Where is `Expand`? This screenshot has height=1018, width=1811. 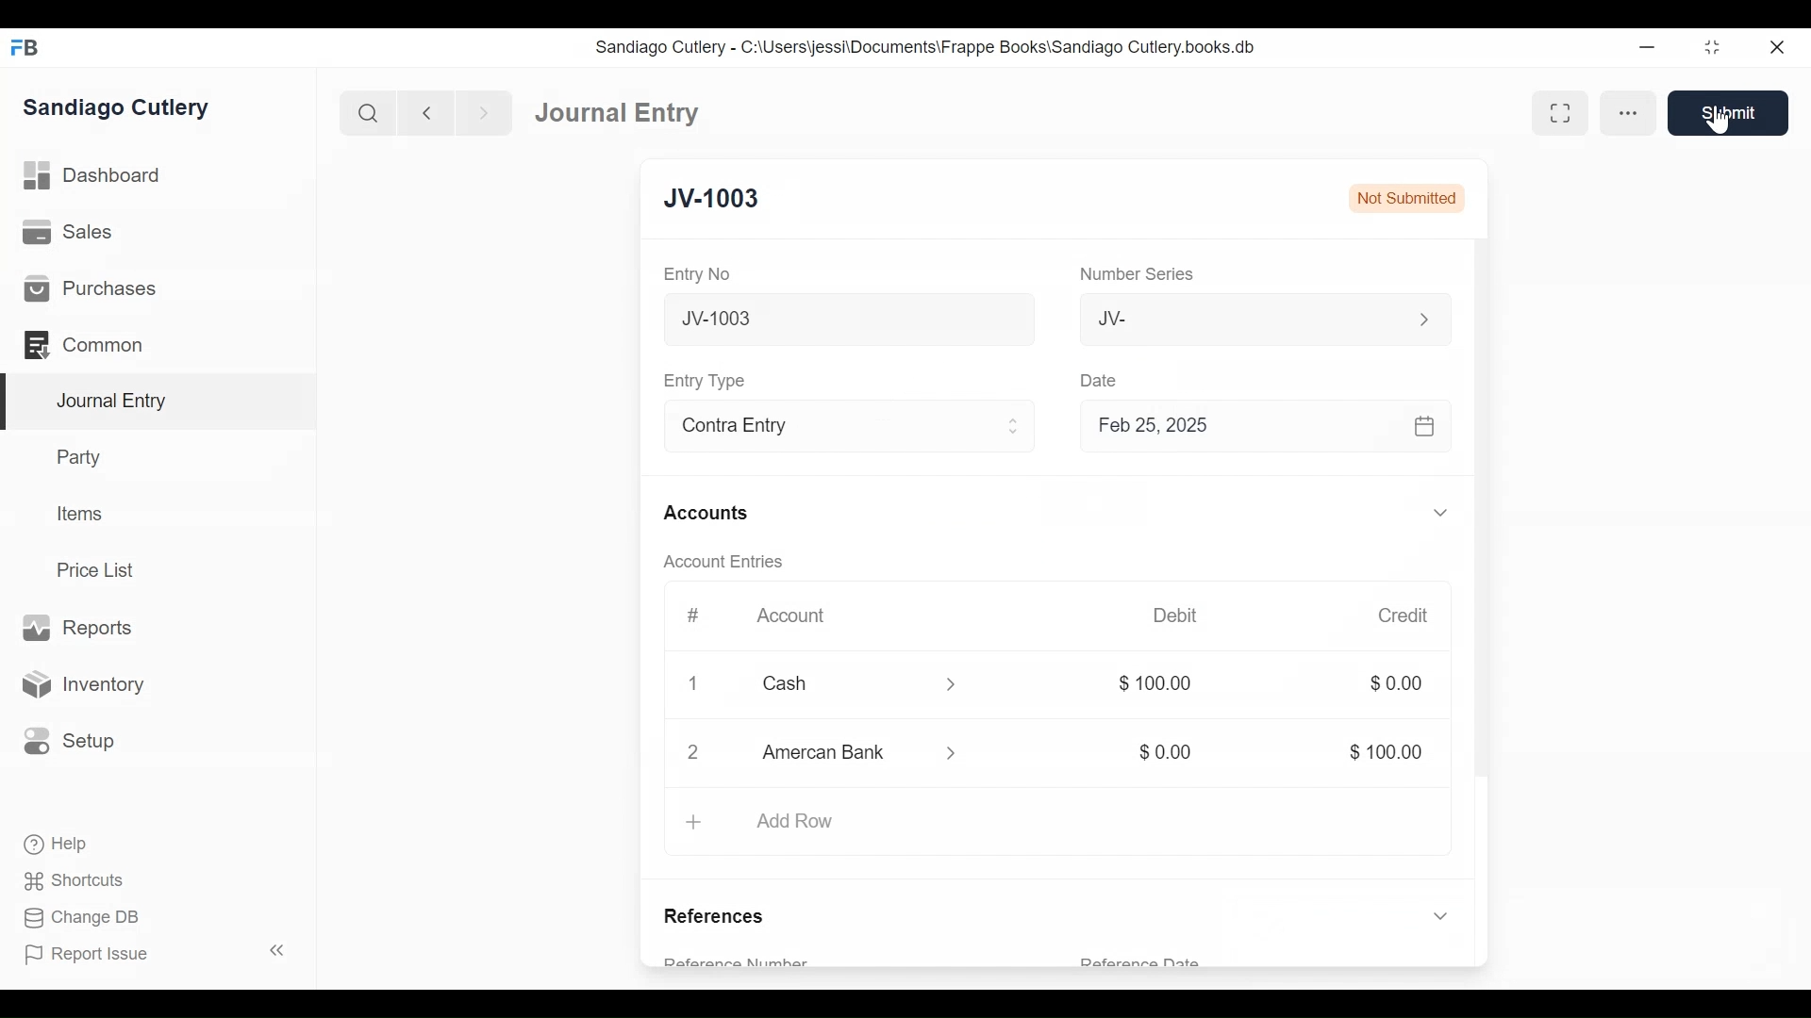 Expand is located at coordinates (1440, 514).